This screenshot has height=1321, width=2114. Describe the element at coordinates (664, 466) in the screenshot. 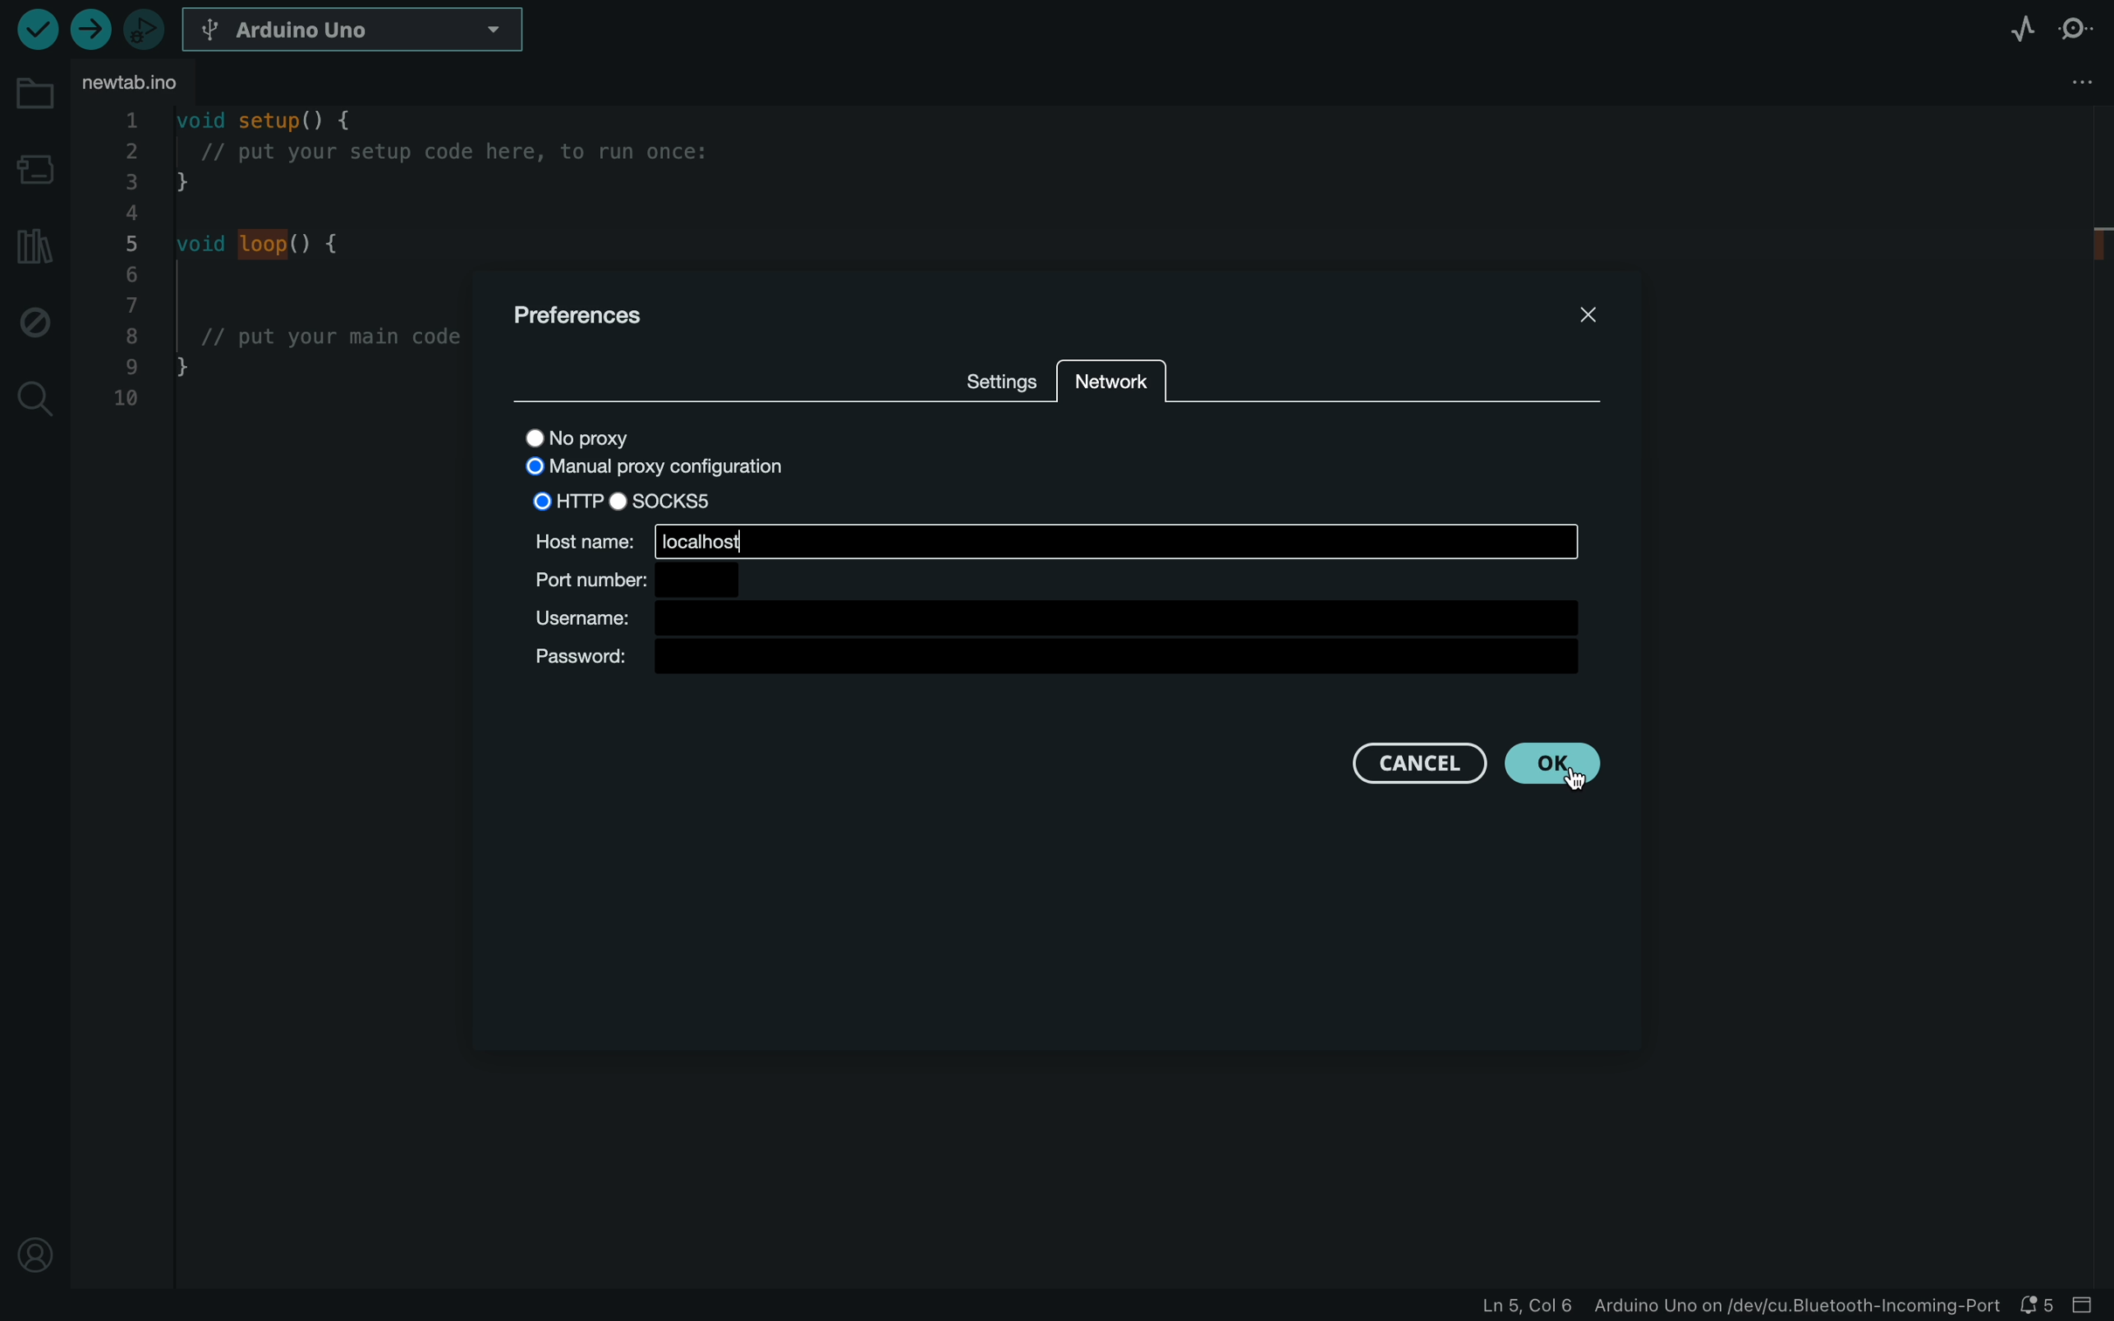

I see `MANUAL PROXY` at that location.